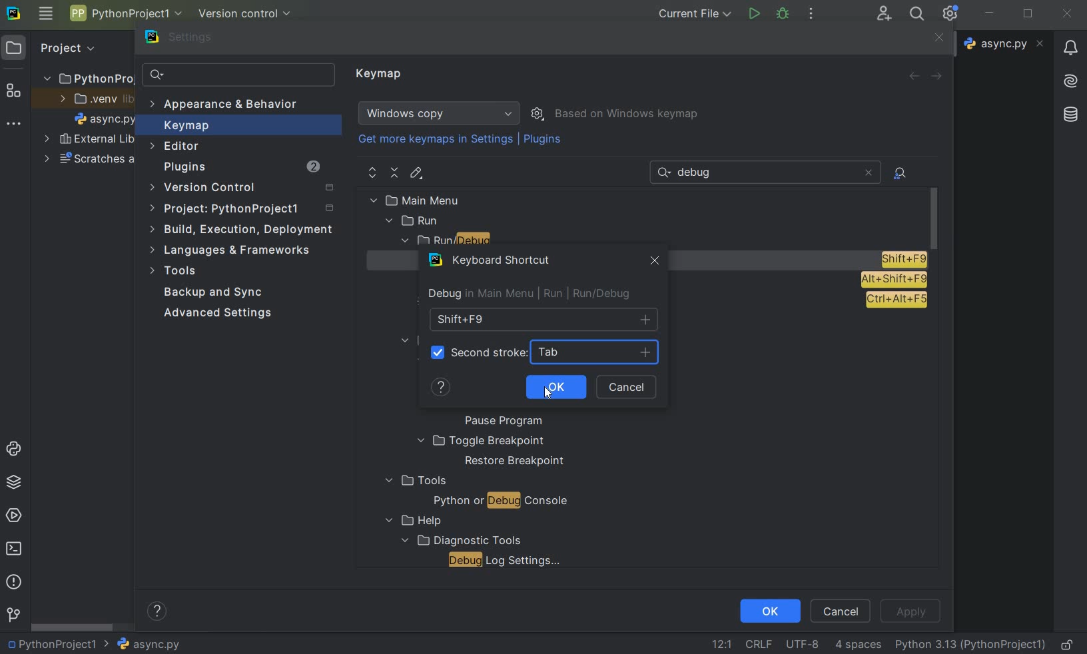 Image resolution: width=1087 pixels, height=654 pixels. What do you see at coordinates (753, 14) in the screenshot?
I see `run` at bounding box center [753, 14].